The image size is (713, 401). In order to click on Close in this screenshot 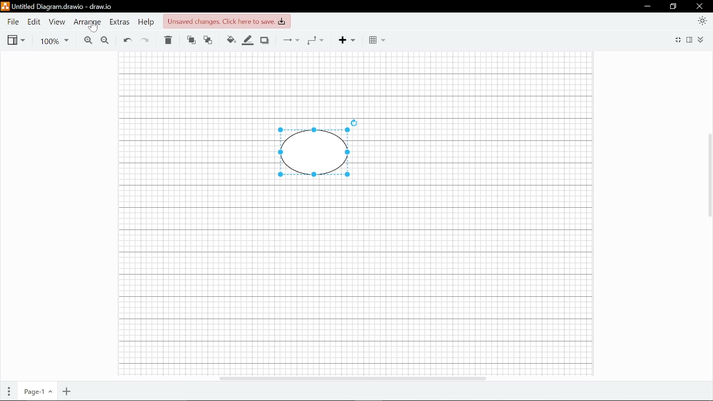, I will do `click(700, 6)`.